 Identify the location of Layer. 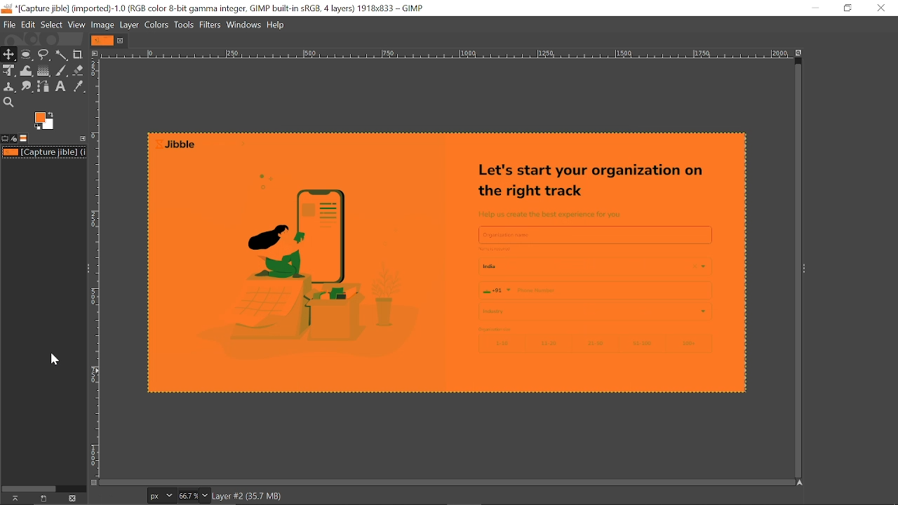
(130, 24).